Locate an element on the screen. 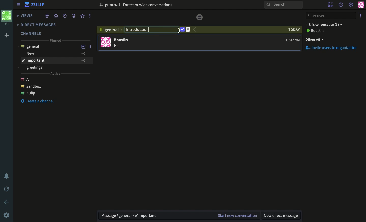 The height and width of the screenshot is (222, 366). Add is located at coordinates (83, 47).